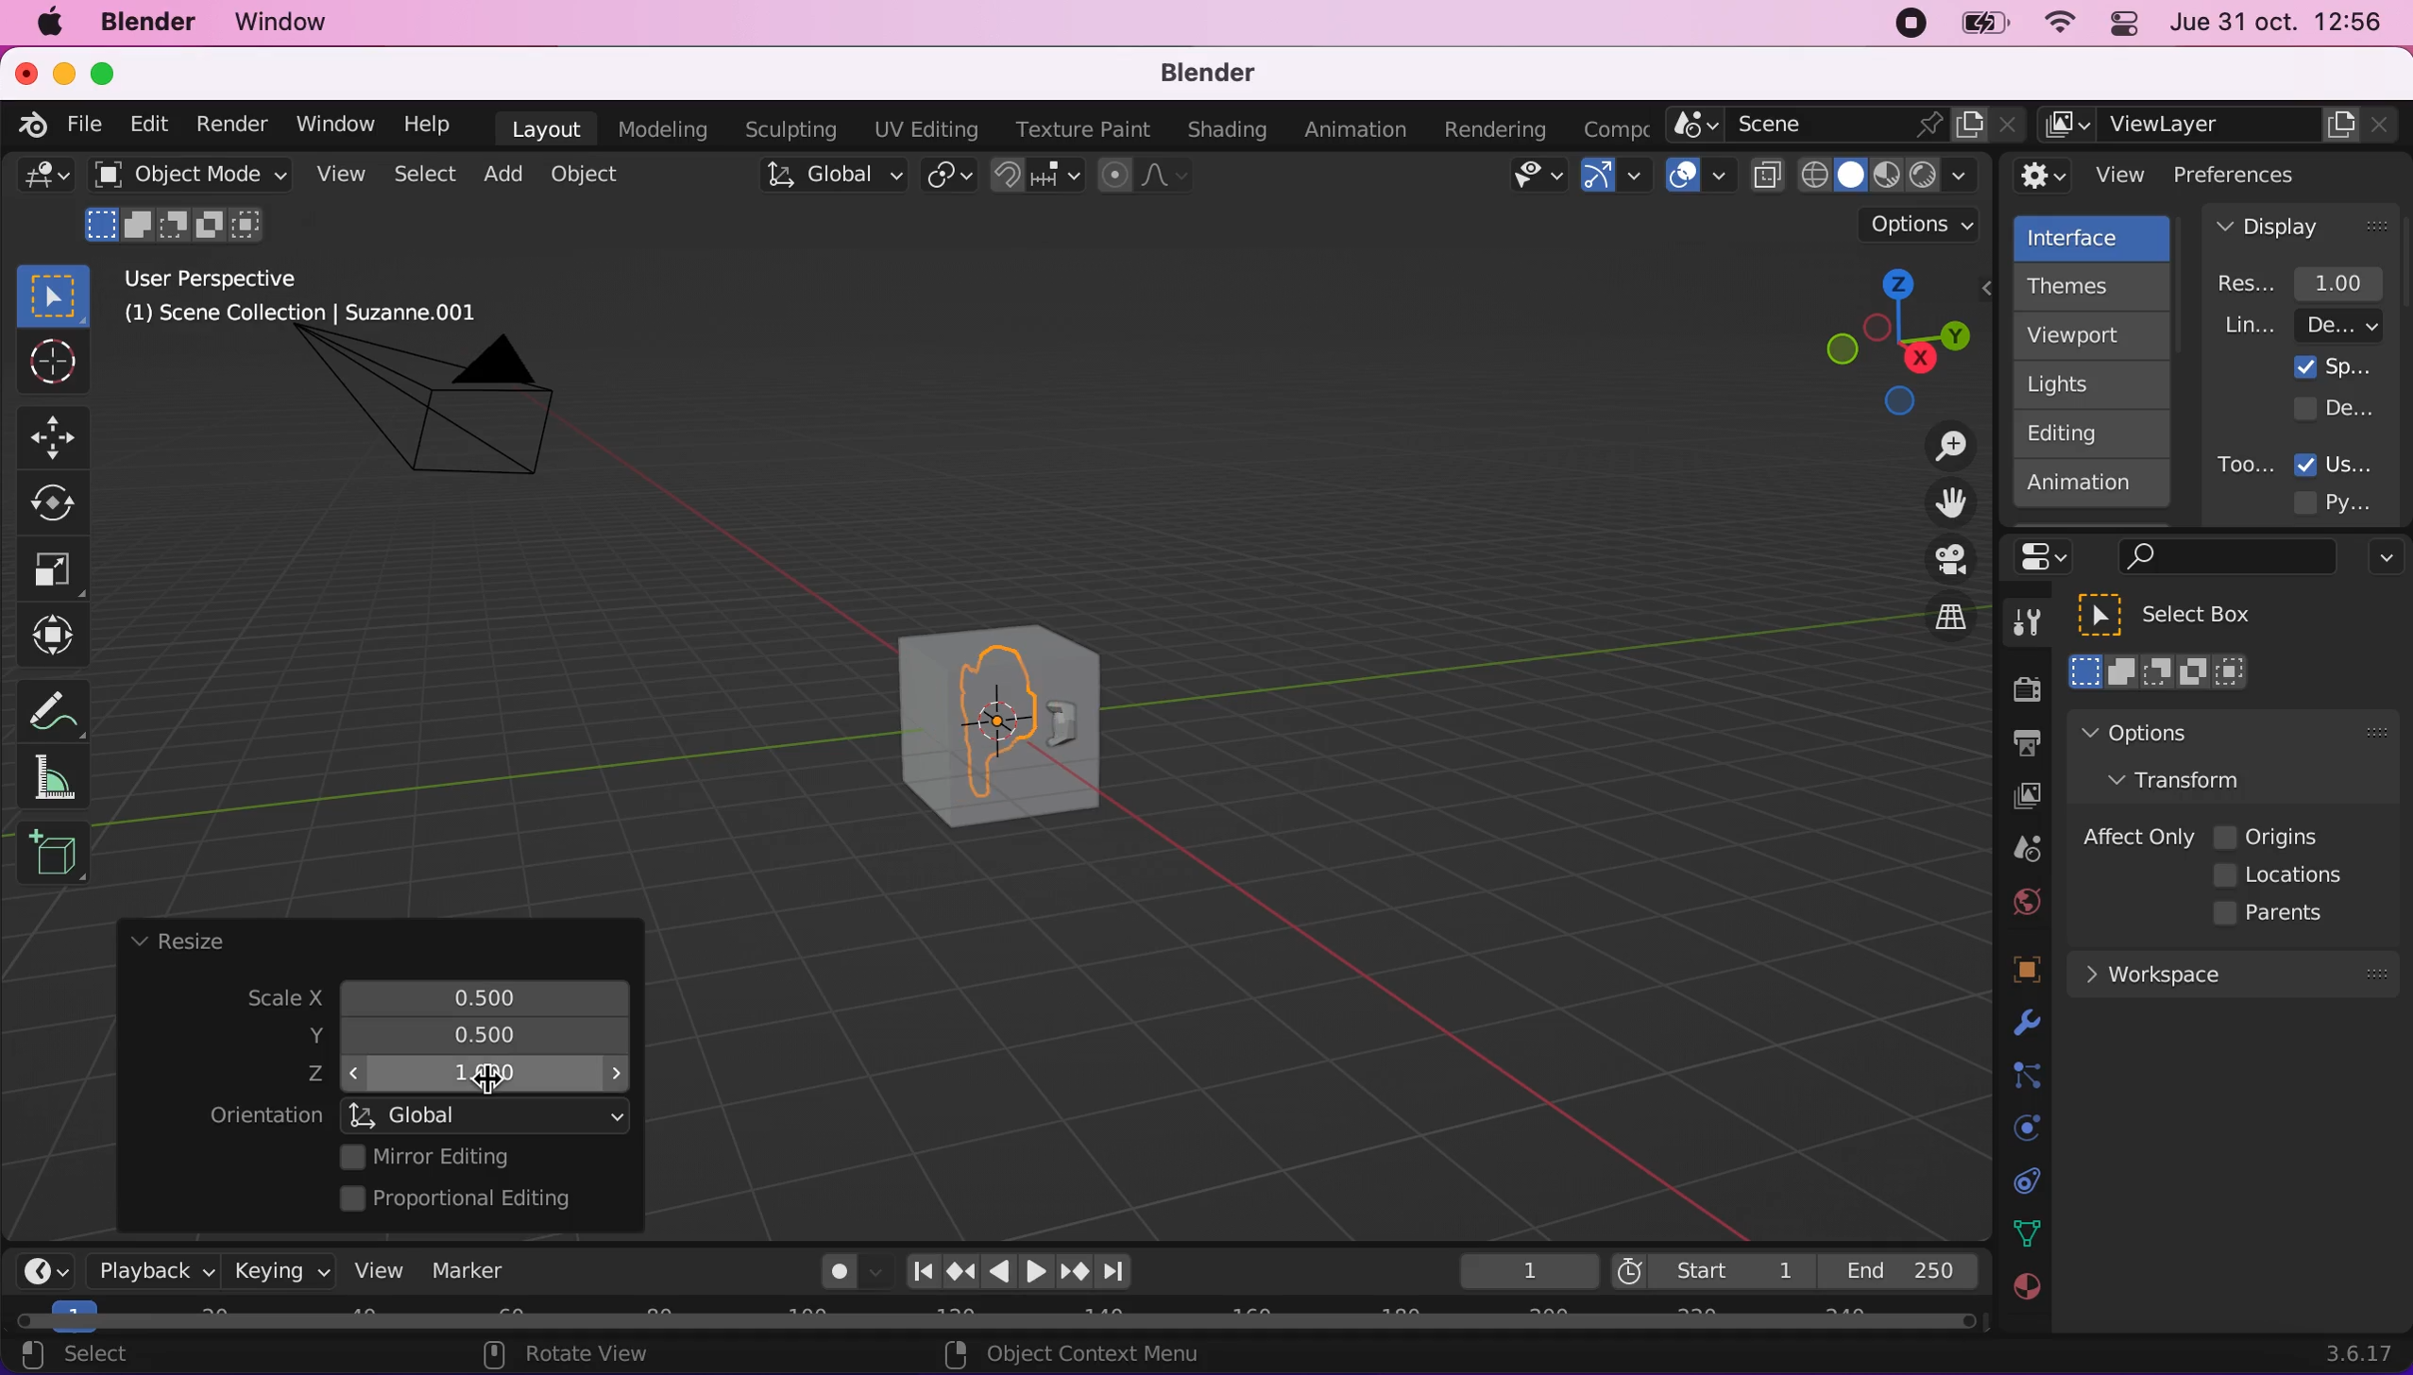 This screenshot has width=2413, height=1375. I want to click on affect only, so click(2134, 837).